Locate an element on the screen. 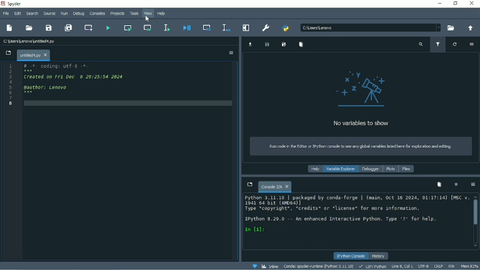 The image size is (480, 270). LSP is located at coordinates (372, 266).